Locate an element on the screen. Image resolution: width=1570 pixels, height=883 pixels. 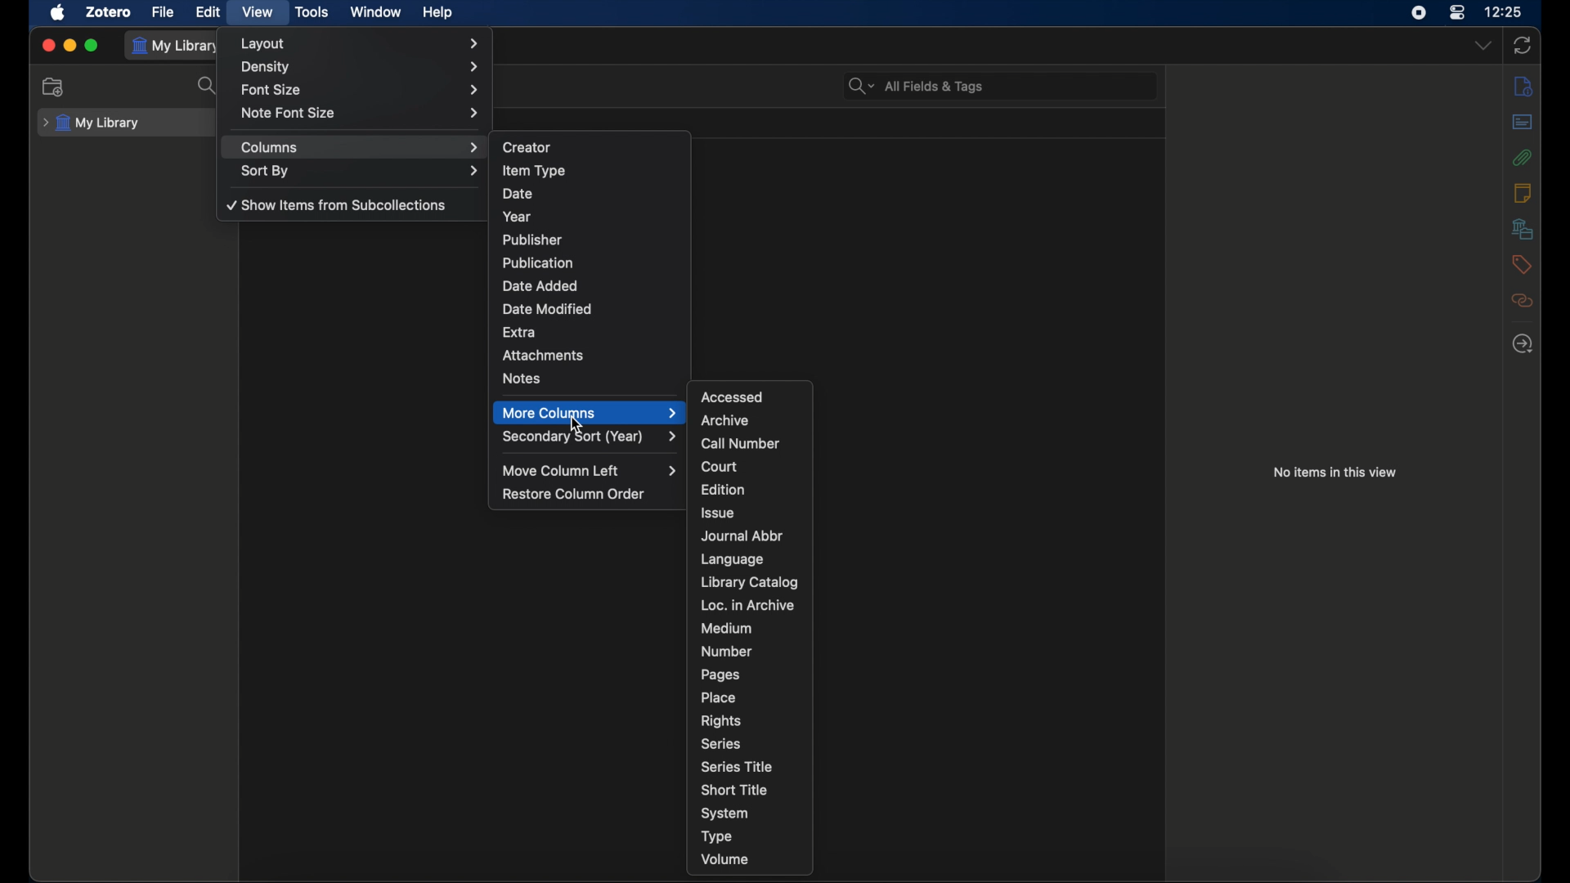
close is located at coordinates (47, 45).